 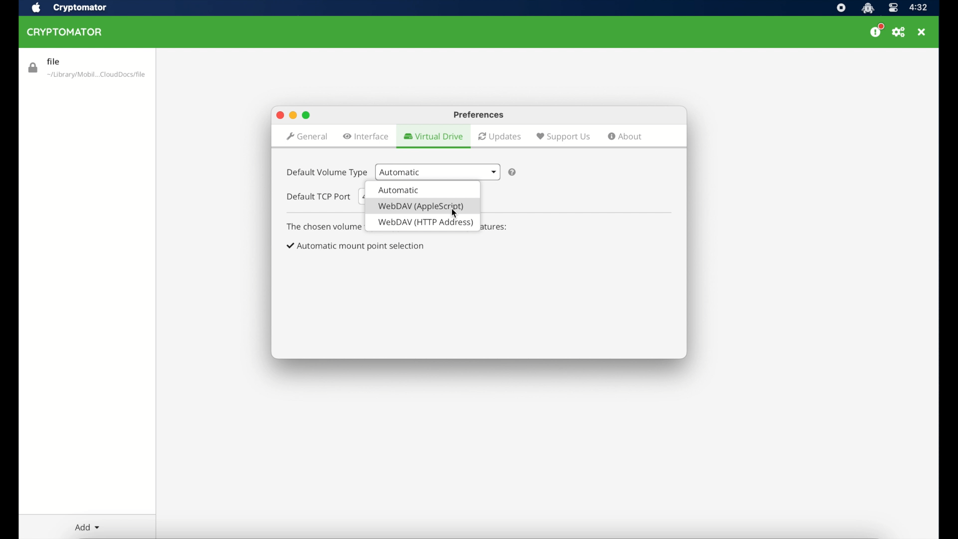 I want to click on cursor, so click(x=455, y=213).